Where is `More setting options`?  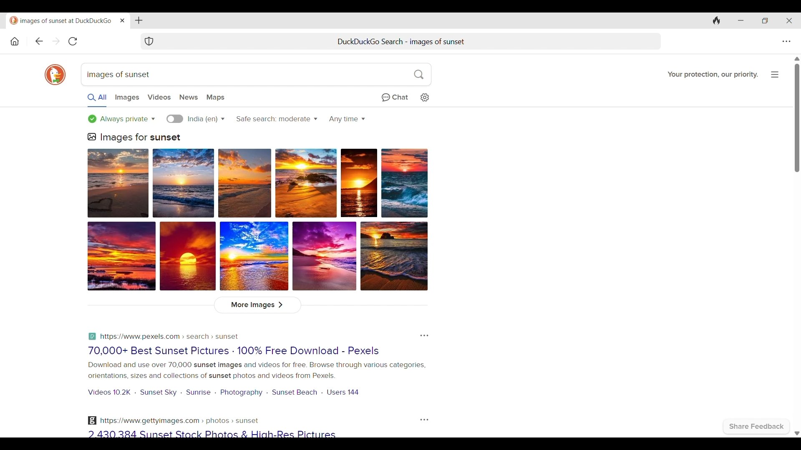
More setting options is located at coordinates (787, 42).